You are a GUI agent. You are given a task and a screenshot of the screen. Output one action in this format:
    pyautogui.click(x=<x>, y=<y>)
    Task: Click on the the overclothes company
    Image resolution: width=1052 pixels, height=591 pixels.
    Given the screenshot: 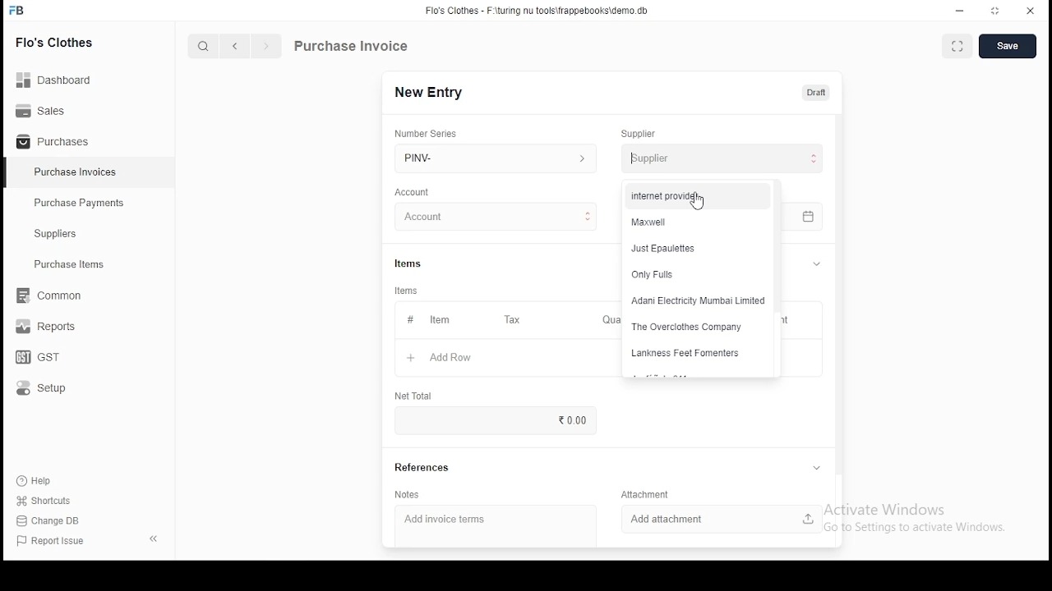 What is the action you would take?
    pyautogui.click(x=693, y=327)
    